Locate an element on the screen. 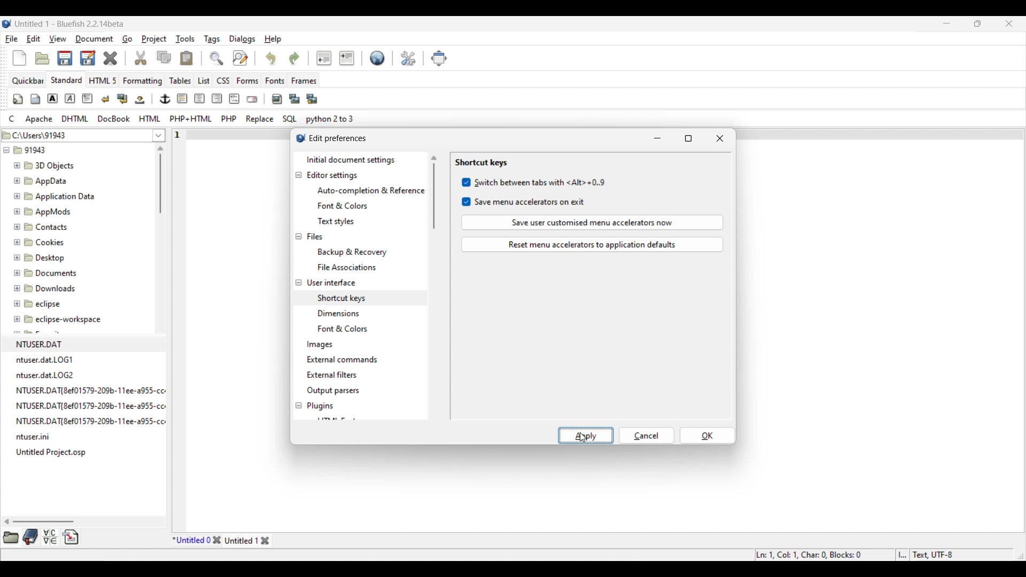 This screenshot has height=577, width=1026. Minimize is located at coordinates (657, 138).